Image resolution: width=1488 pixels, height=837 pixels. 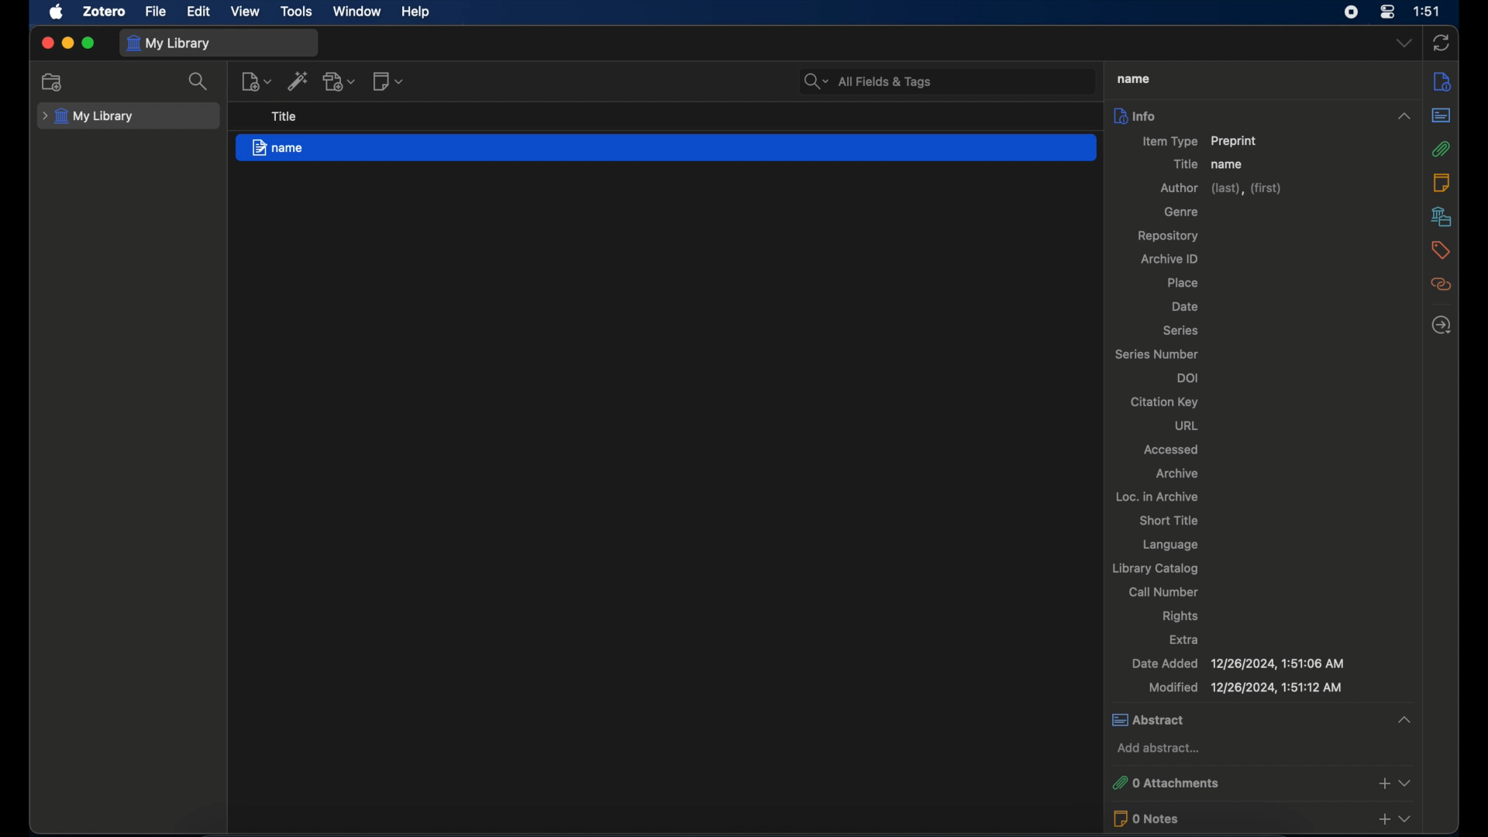 What do you see at coordinates (1154, 569) in the screenshot?
I see `library catalog` at bounding box center [1154, 569].